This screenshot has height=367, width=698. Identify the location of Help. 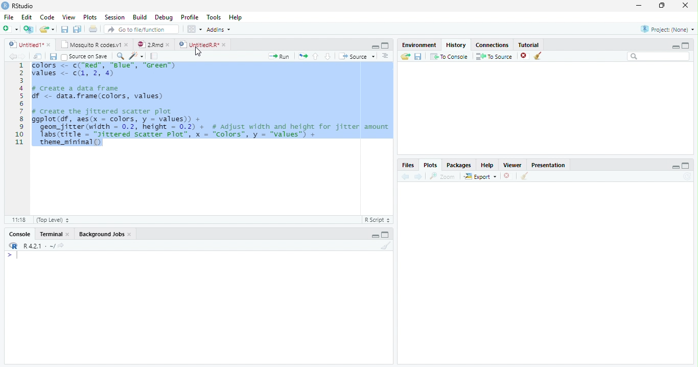
(236, 17).